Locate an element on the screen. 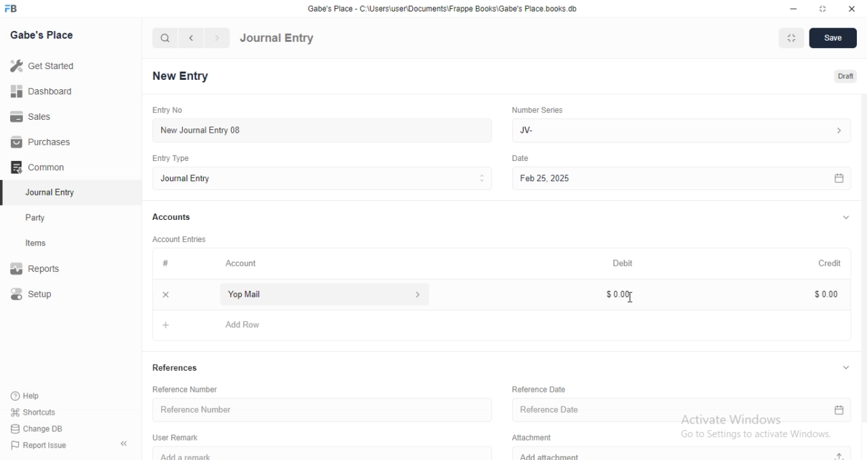 The image size is (867, 460). search is located at coordinates (165, 39).